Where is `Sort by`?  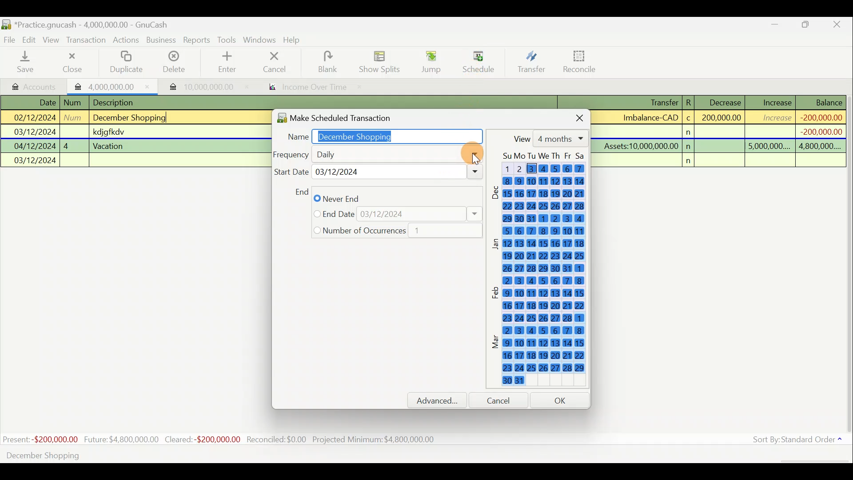
Sort by is located at coordinates (799, 441).